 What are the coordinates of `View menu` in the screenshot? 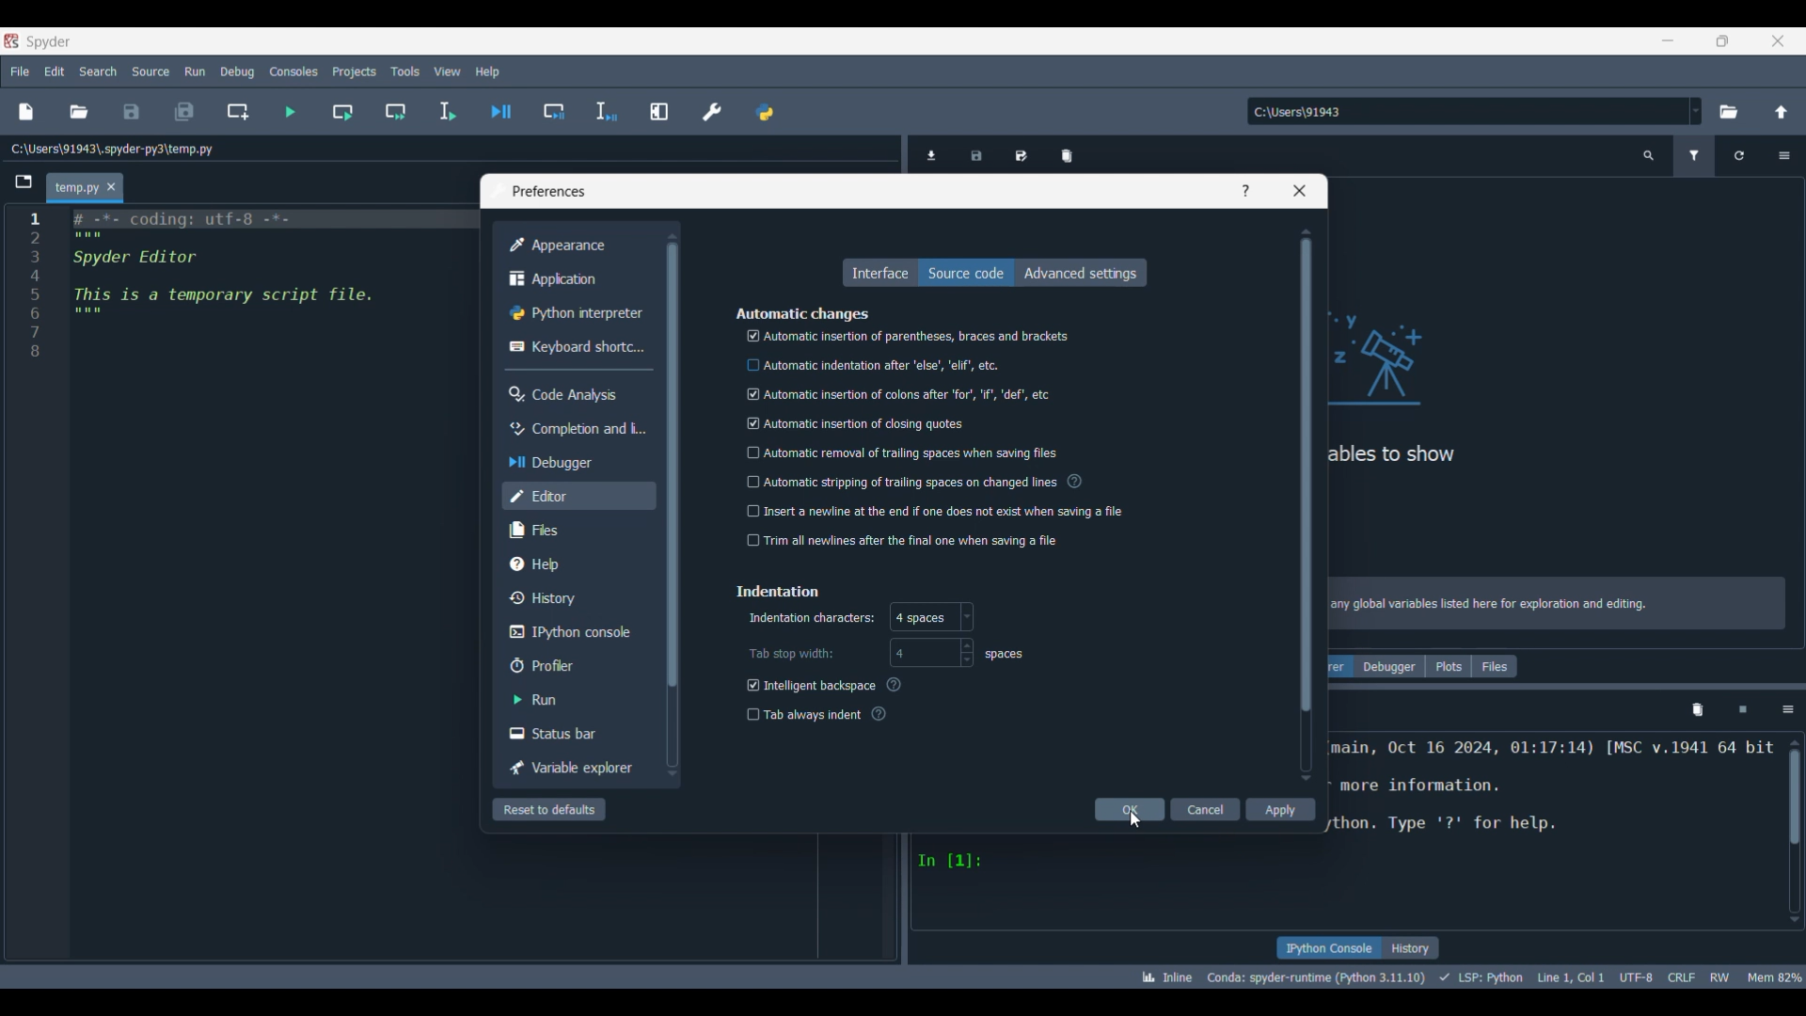 It's located at (449, 71).